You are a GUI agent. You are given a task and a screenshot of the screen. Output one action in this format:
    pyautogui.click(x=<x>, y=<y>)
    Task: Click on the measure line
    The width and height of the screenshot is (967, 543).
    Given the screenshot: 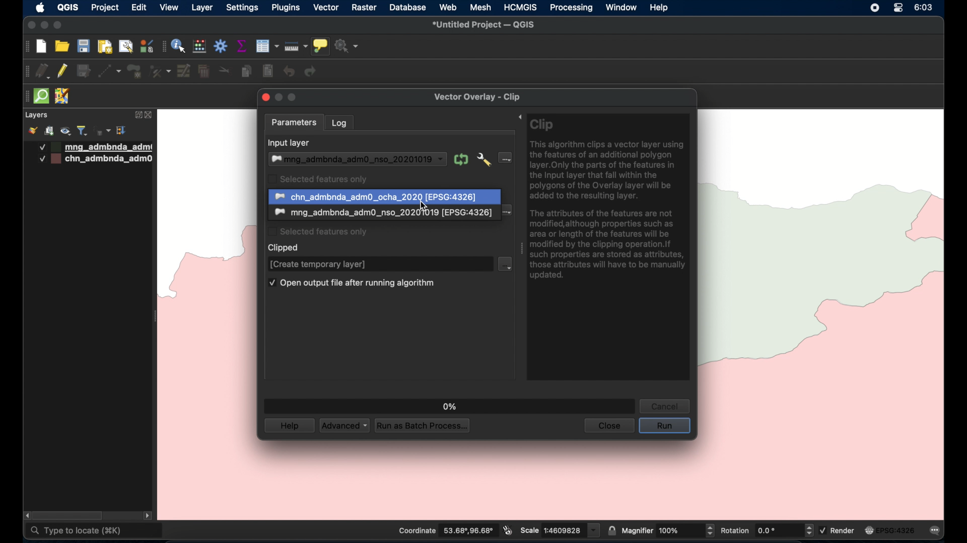 What is the action you would take?
    pyautogui.click(x=296, y=46)
    